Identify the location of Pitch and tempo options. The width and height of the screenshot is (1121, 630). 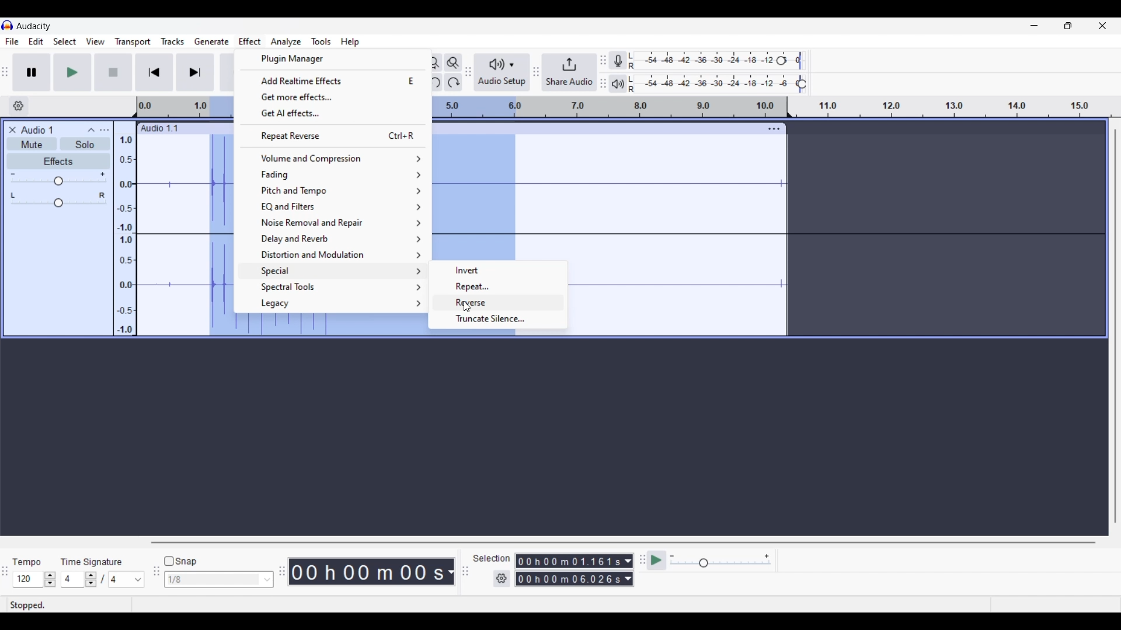
(332, 191).